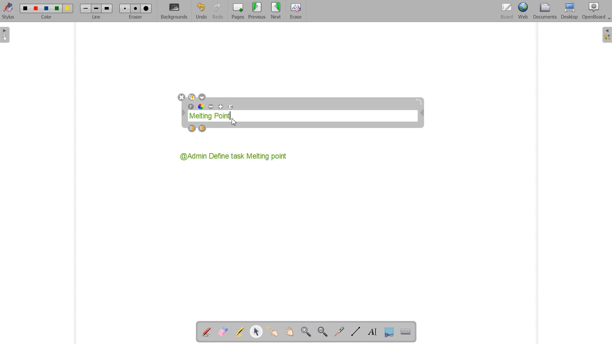  Describe the element at coordinates (218, 11) in the screenshot. I see `Redo` at that location.